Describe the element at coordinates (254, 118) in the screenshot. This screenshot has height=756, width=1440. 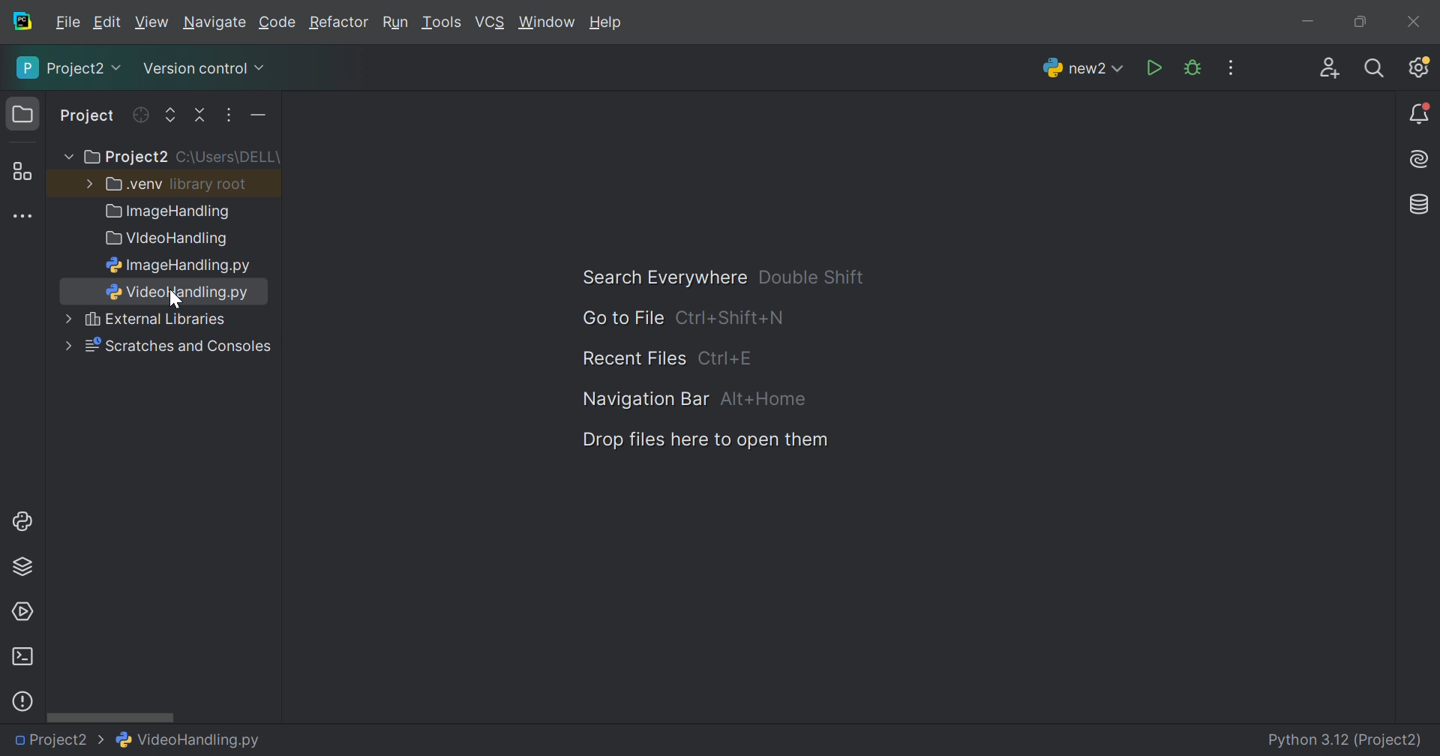
I see `More actions` at that location.